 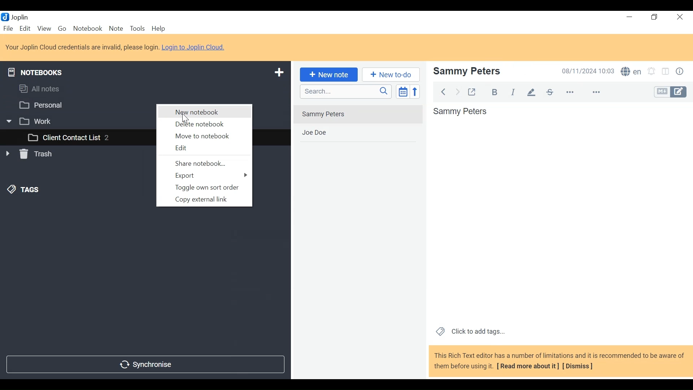 I want to click on Tools, so click(x=137, y=29).